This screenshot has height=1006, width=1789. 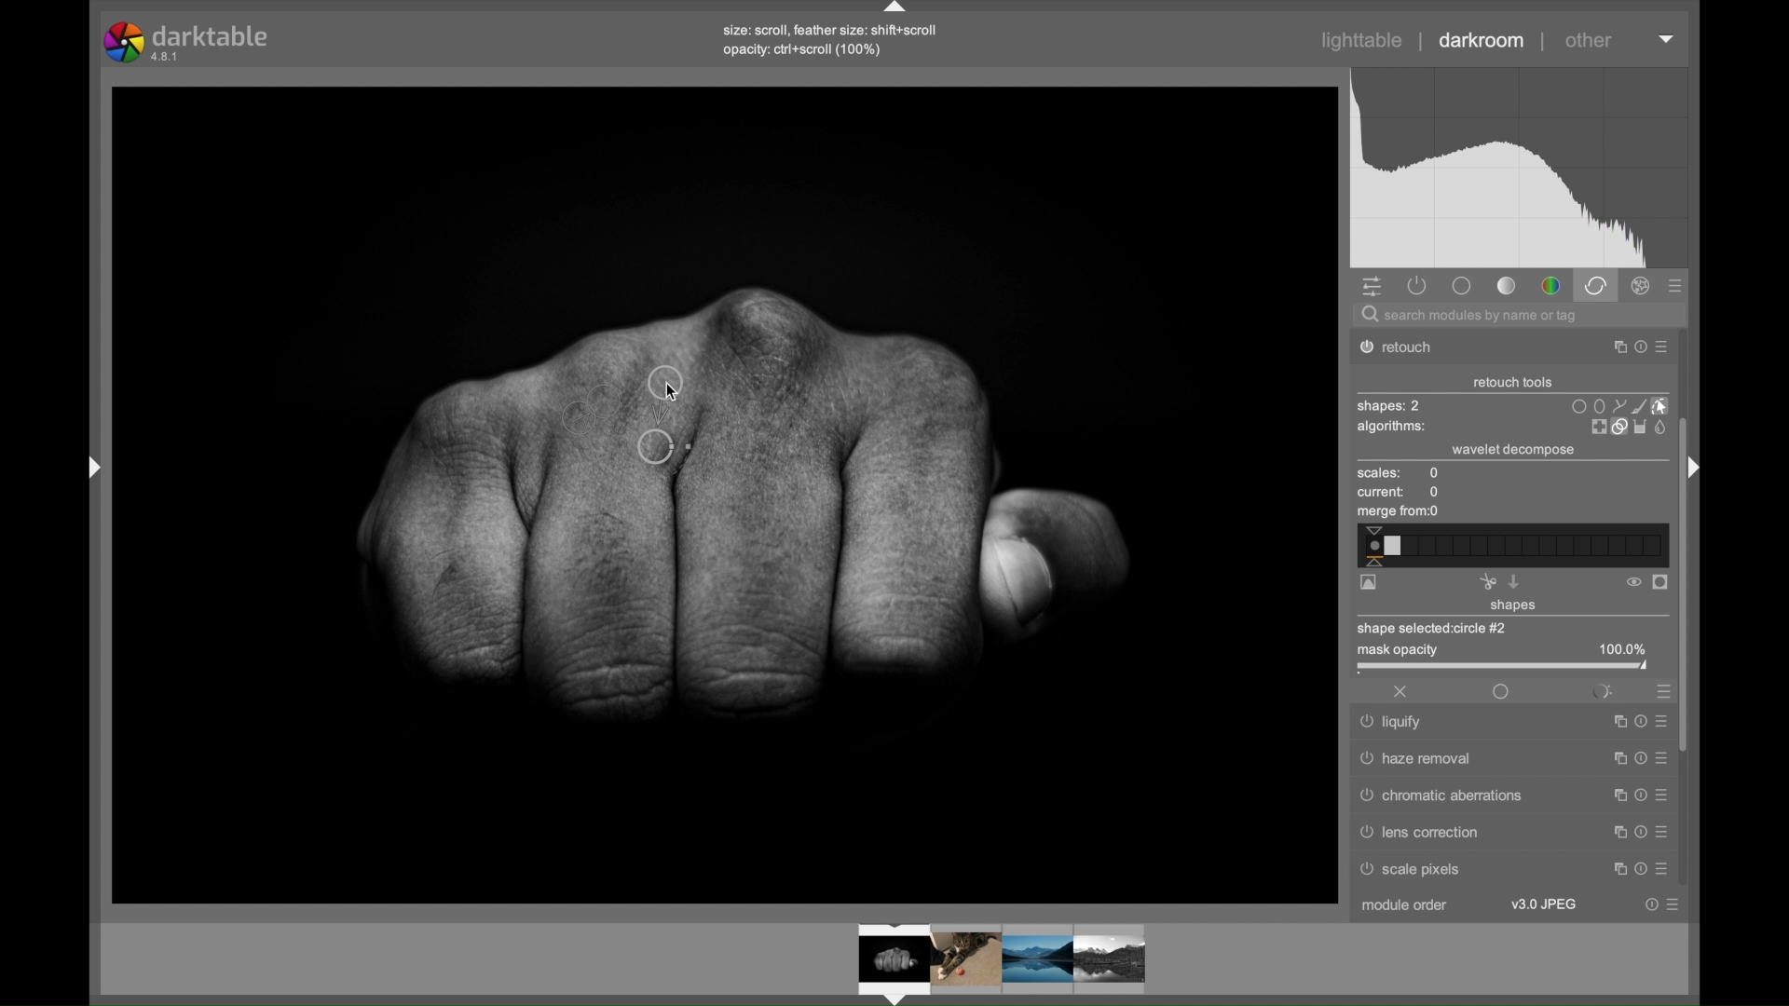 I want to click on uniformly, so click(x=1500, y=691).